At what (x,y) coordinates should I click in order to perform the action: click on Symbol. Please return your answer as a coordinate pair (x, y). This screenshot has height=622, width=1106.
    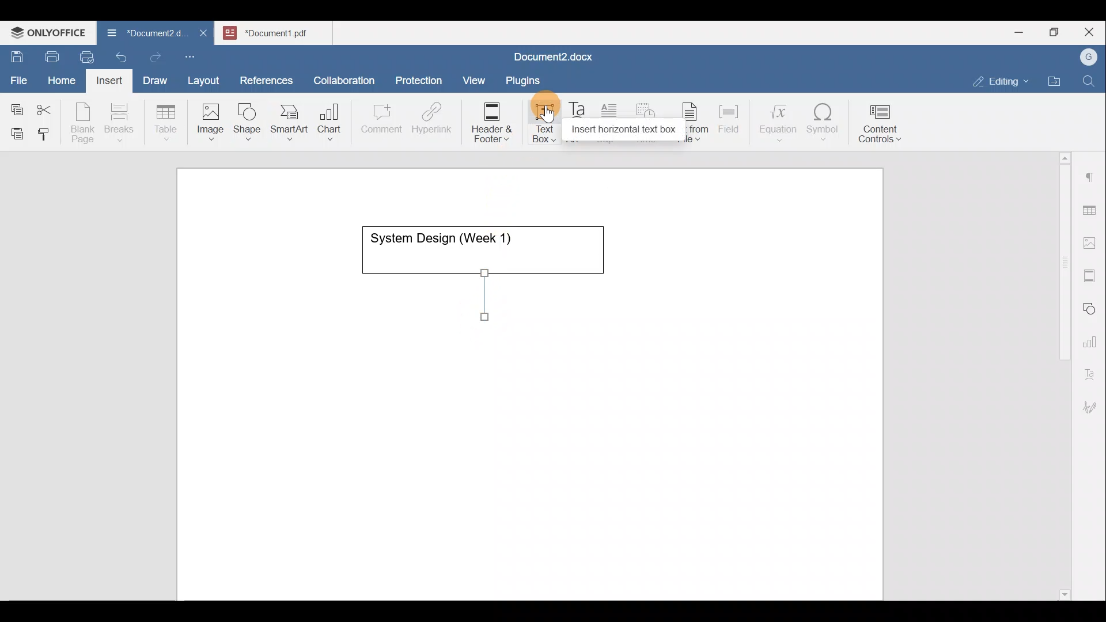
    Looking at the image, I should click on (823, 126).